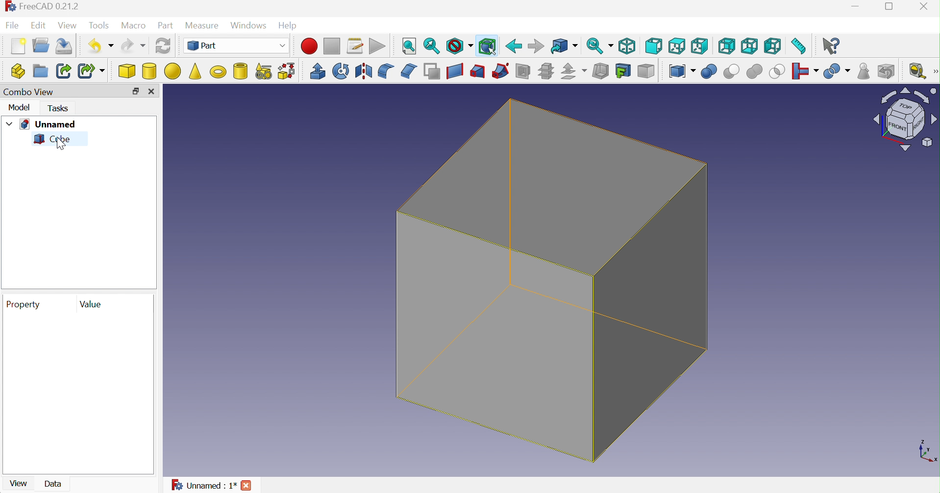 The width and height of the screenshot is (940, 493). Describe the element at coordinates (386, 72) in the screenshot. I see `Fillet` at that location.